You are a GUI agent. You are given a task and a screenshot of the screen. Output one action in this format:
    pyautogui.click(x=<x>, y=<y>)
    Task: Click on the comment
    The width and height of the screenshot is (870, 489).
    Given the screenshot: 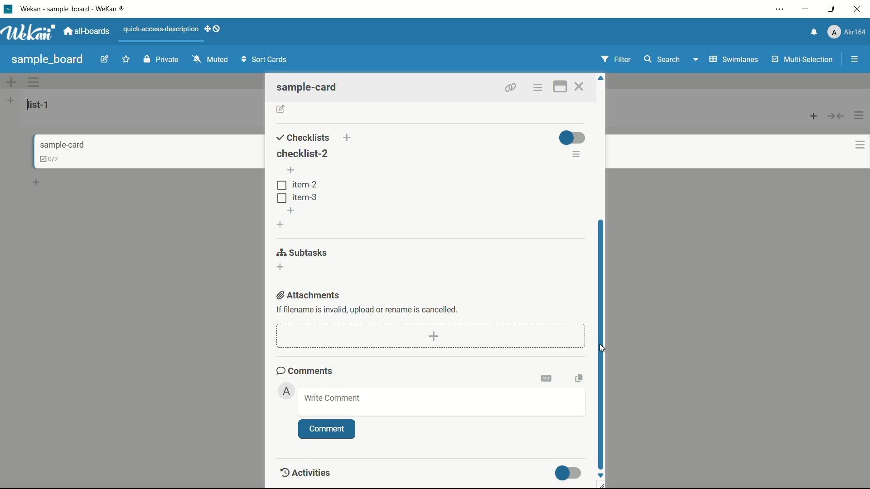 What is the action you would take?
    pyautogui.click(x=327, y=430)
    